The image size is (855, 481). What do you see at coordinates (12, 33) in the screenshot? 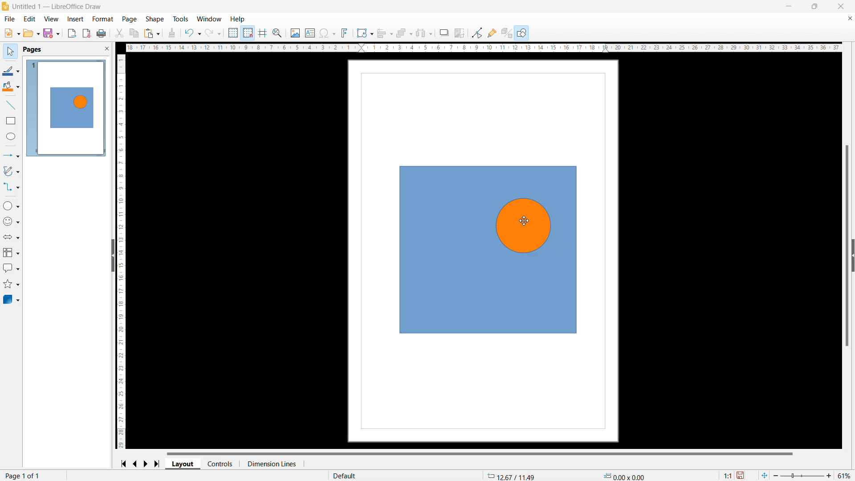
I see `open` at bounding box center [12, 33].